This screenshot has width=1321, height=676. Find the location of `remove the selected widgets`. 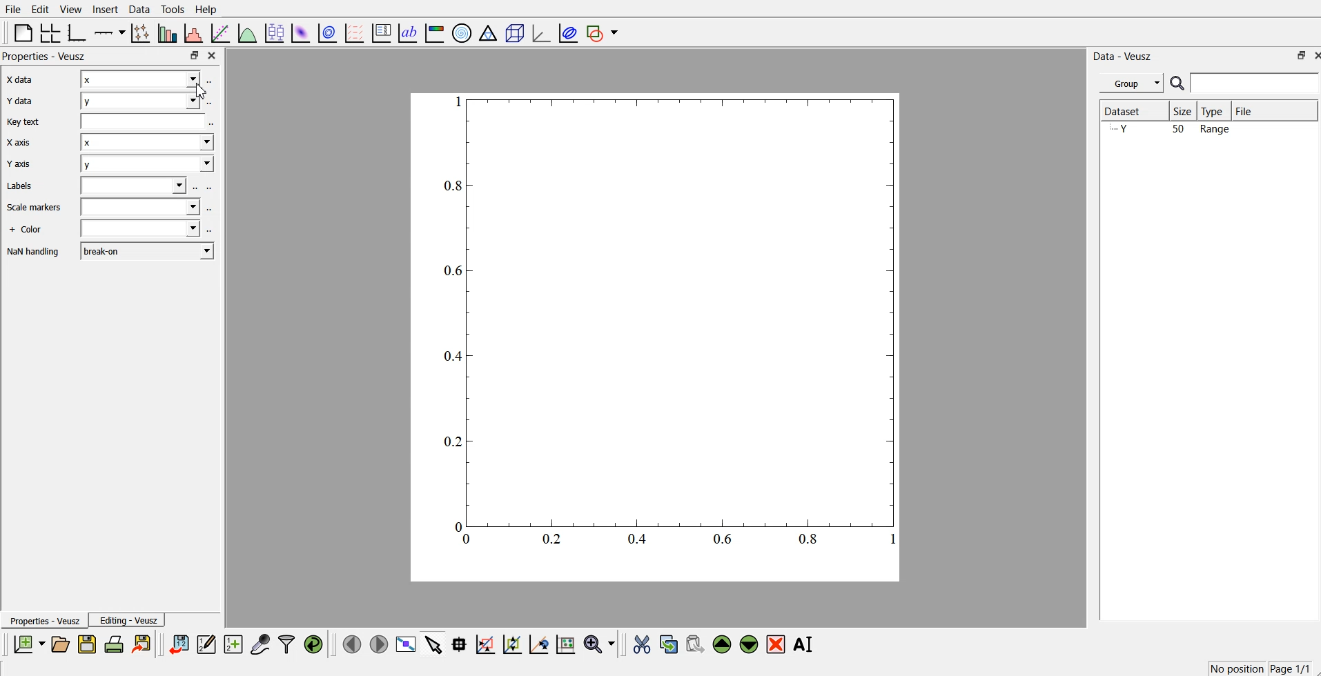

remove the selected widgets is located at coordinates (776, 645).